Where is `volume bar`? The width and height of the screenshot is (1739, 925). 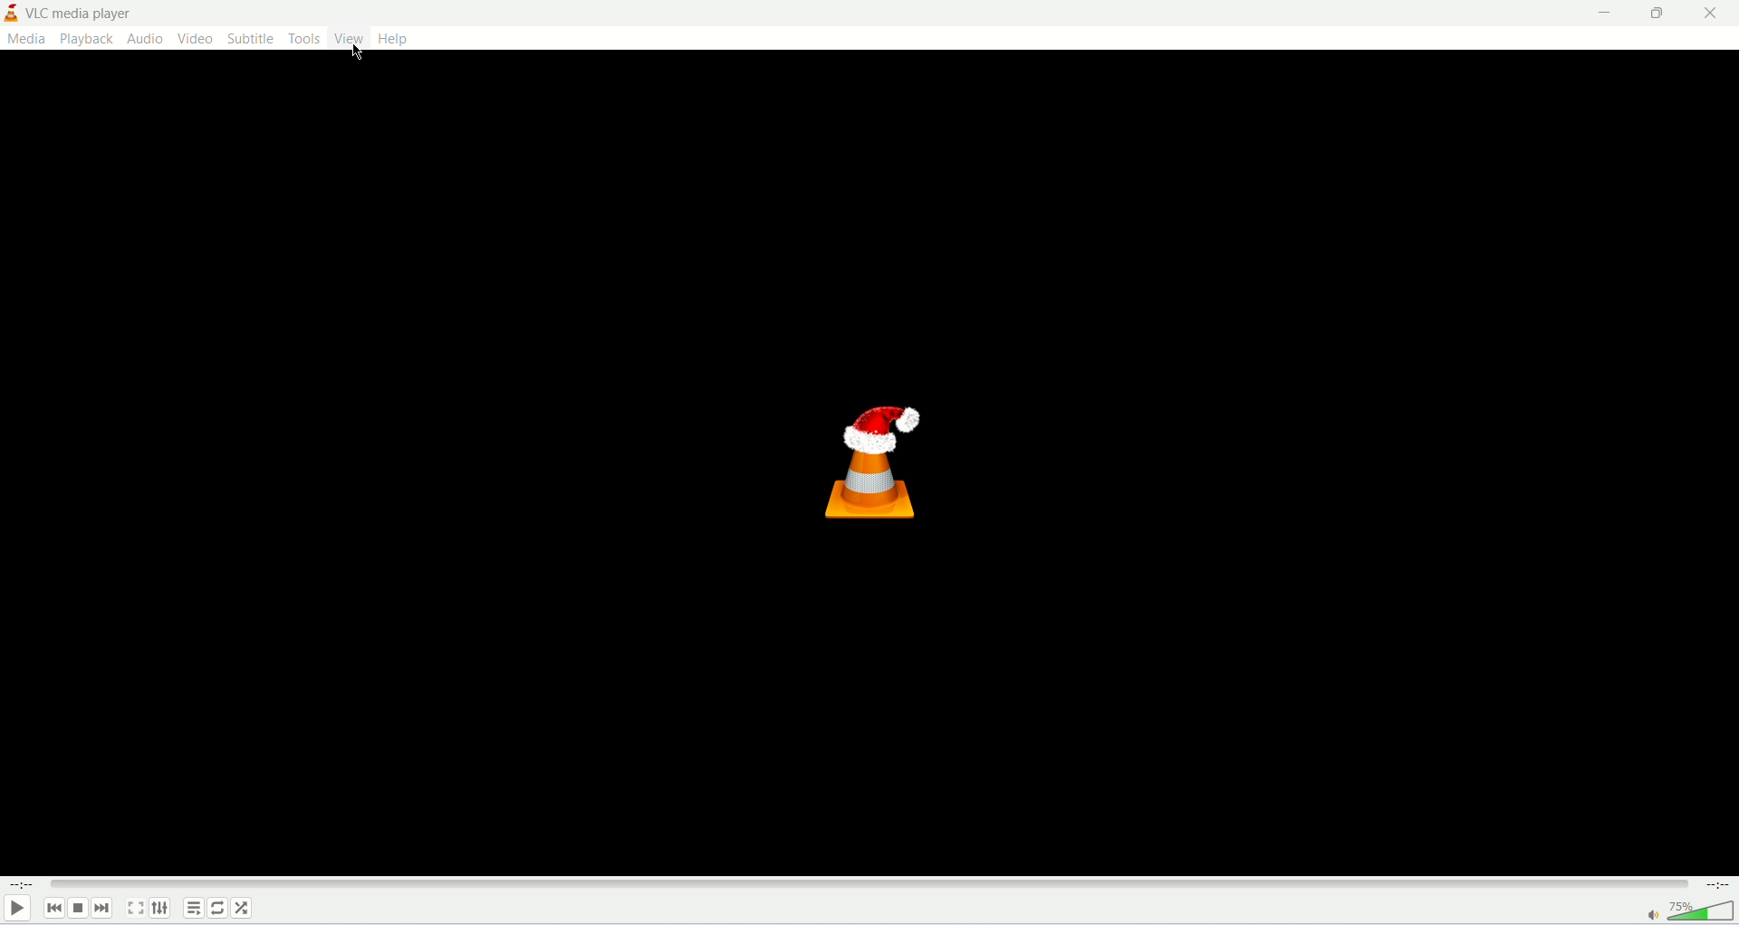
volume bar is located at coordinates (1689, 911).